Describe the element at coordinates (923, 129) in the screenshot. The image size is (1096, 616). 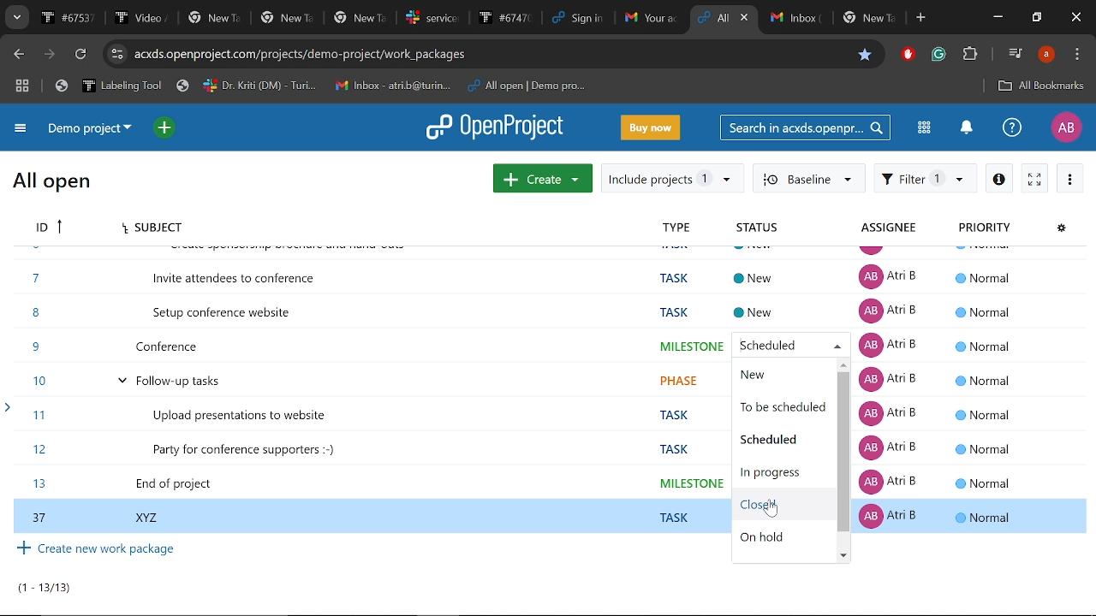
I see `Modules` at that location.